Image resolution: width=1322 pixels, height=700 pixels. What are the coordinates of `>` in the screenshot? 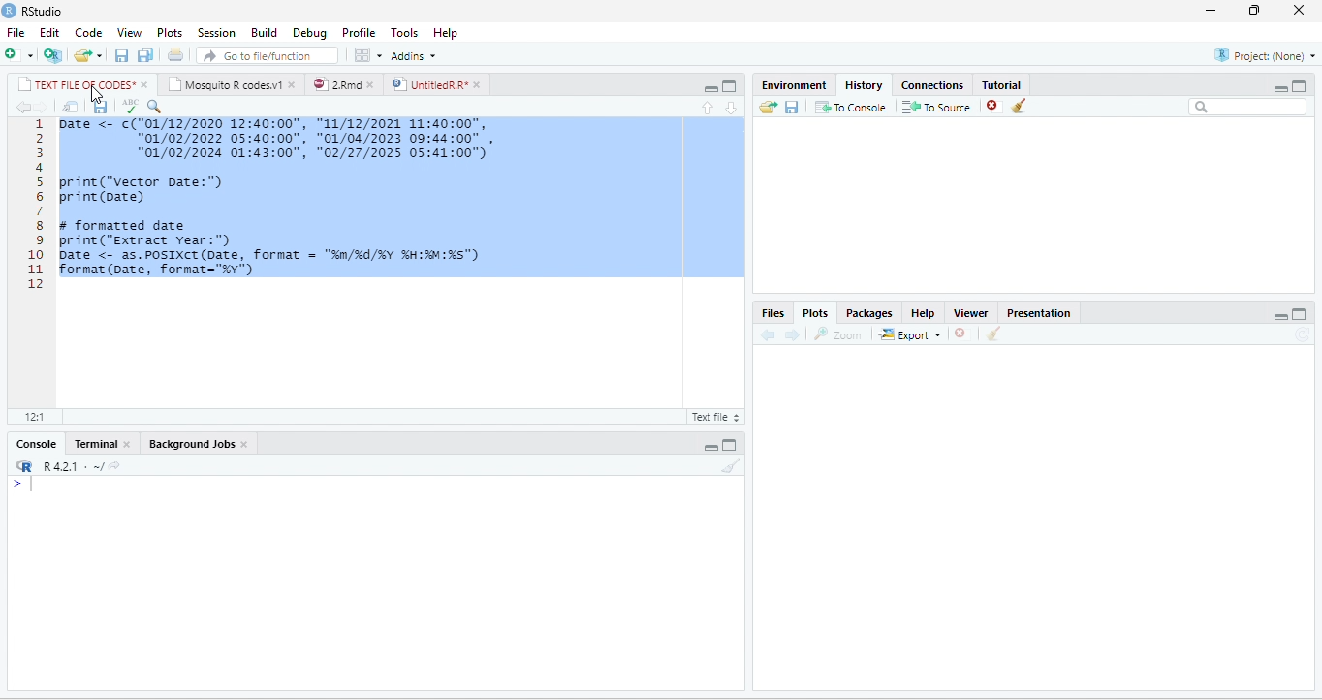 It's located at (23, 485).